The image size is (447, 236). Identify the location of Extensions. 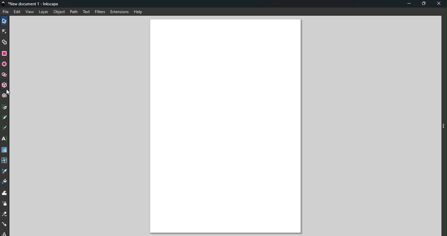
(120, 12).